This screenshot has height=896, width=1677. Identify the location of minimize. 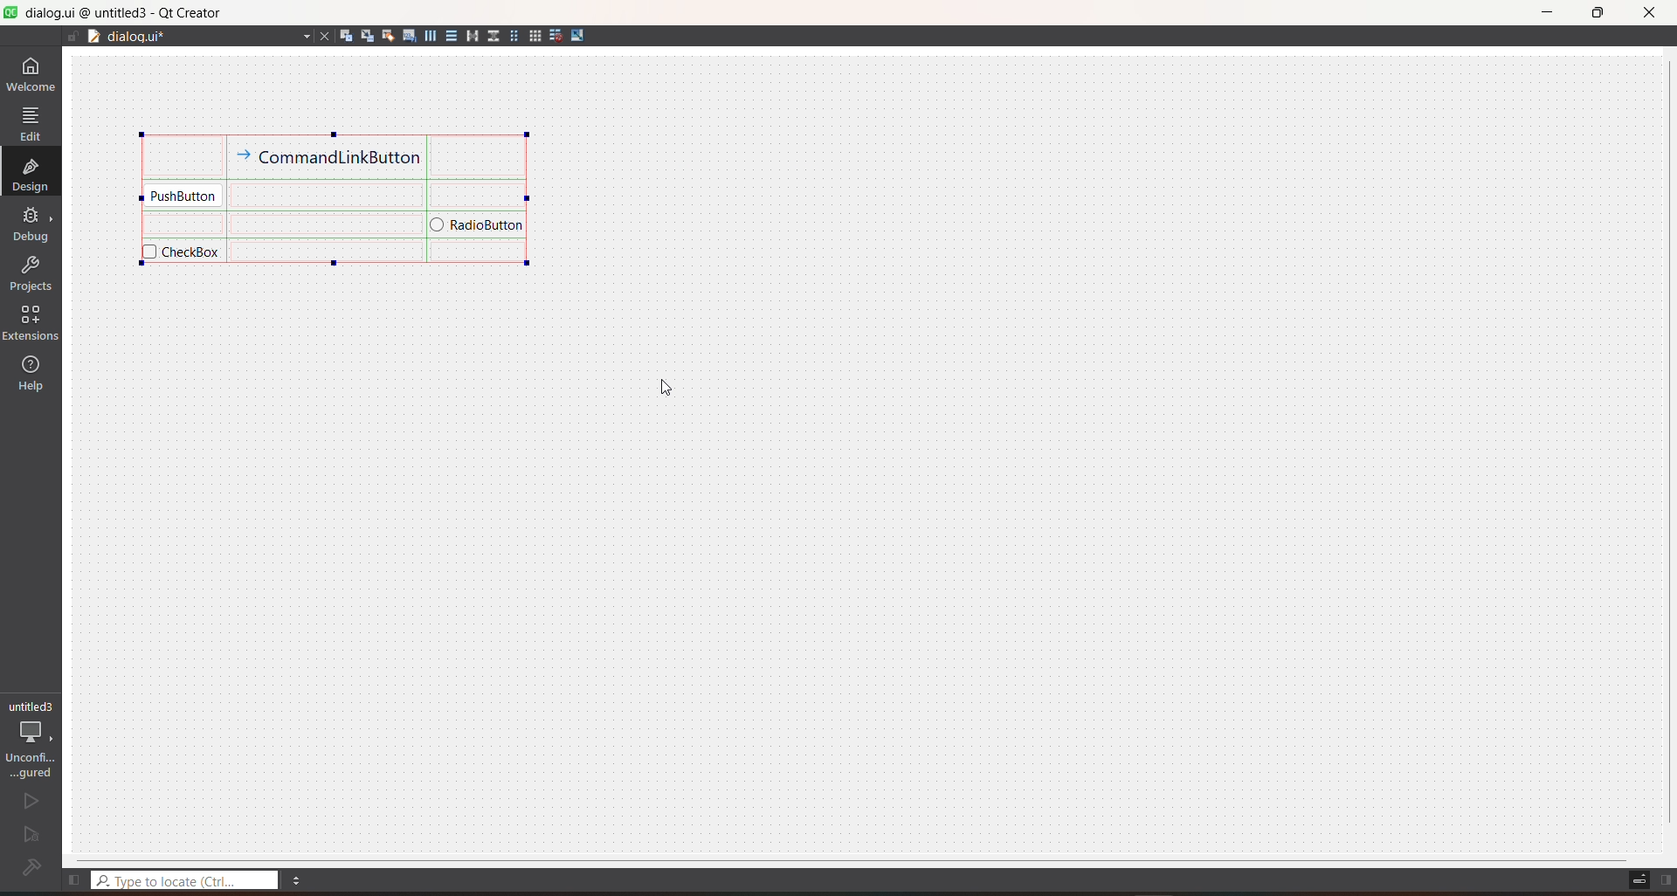
(1548, 12).